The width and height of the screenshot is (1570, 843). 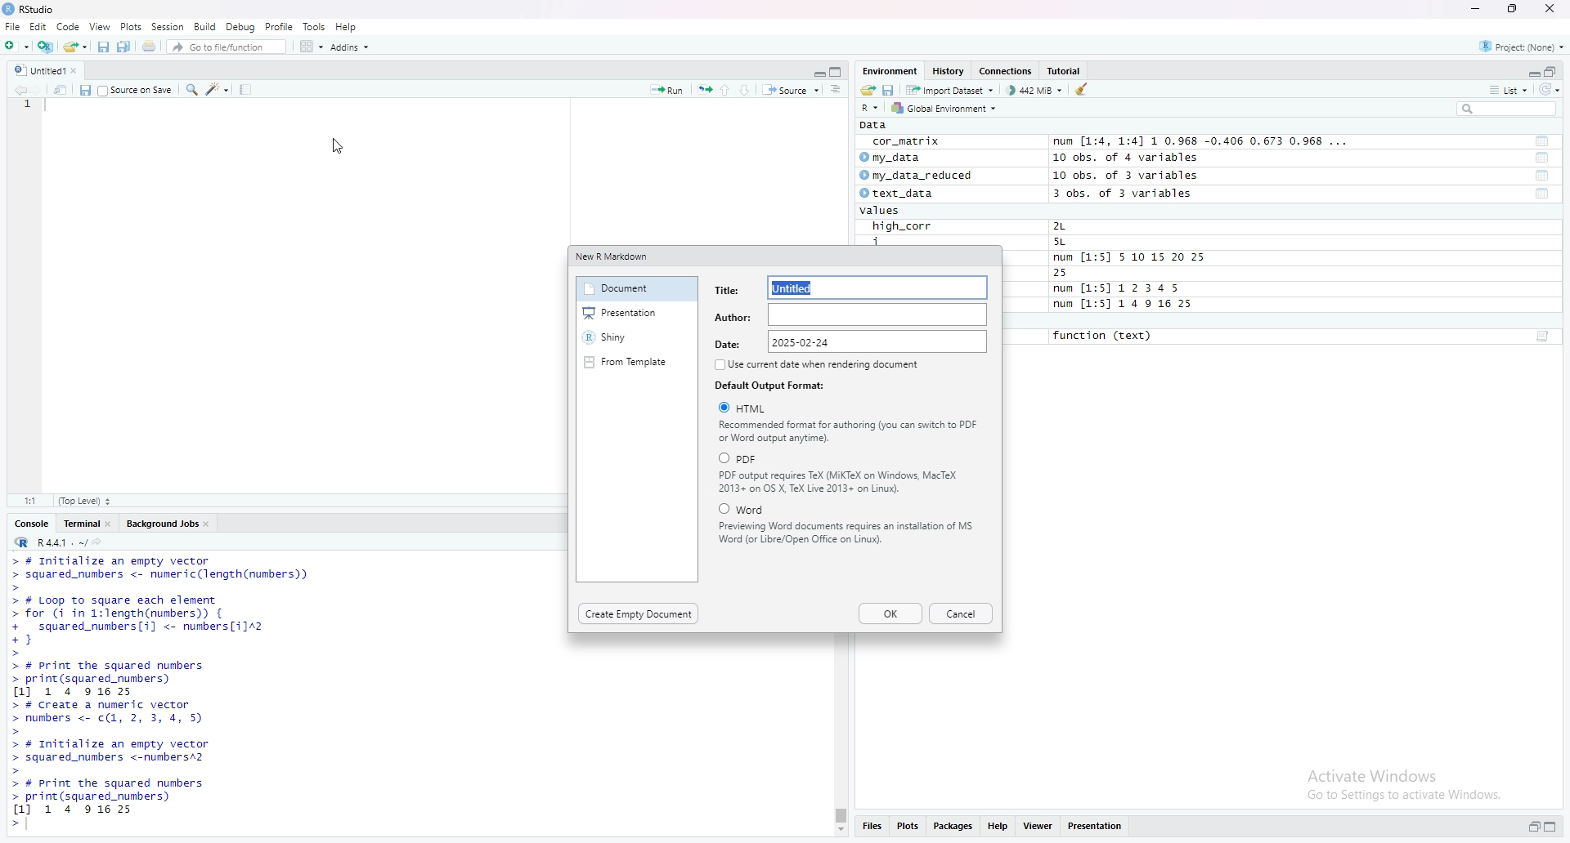 I want to click on num [1:5] 1 4 9 16 25, so click(x=1124, y=305).